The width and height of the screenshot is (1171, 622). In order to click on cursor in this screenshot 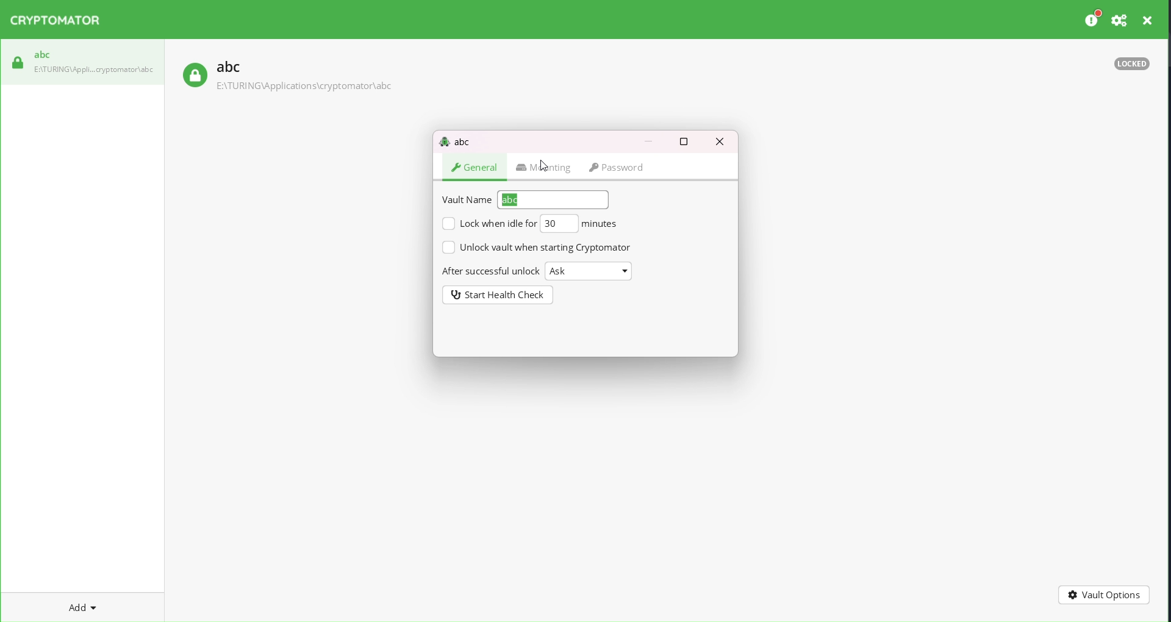, I will do `click(546, 167)`.